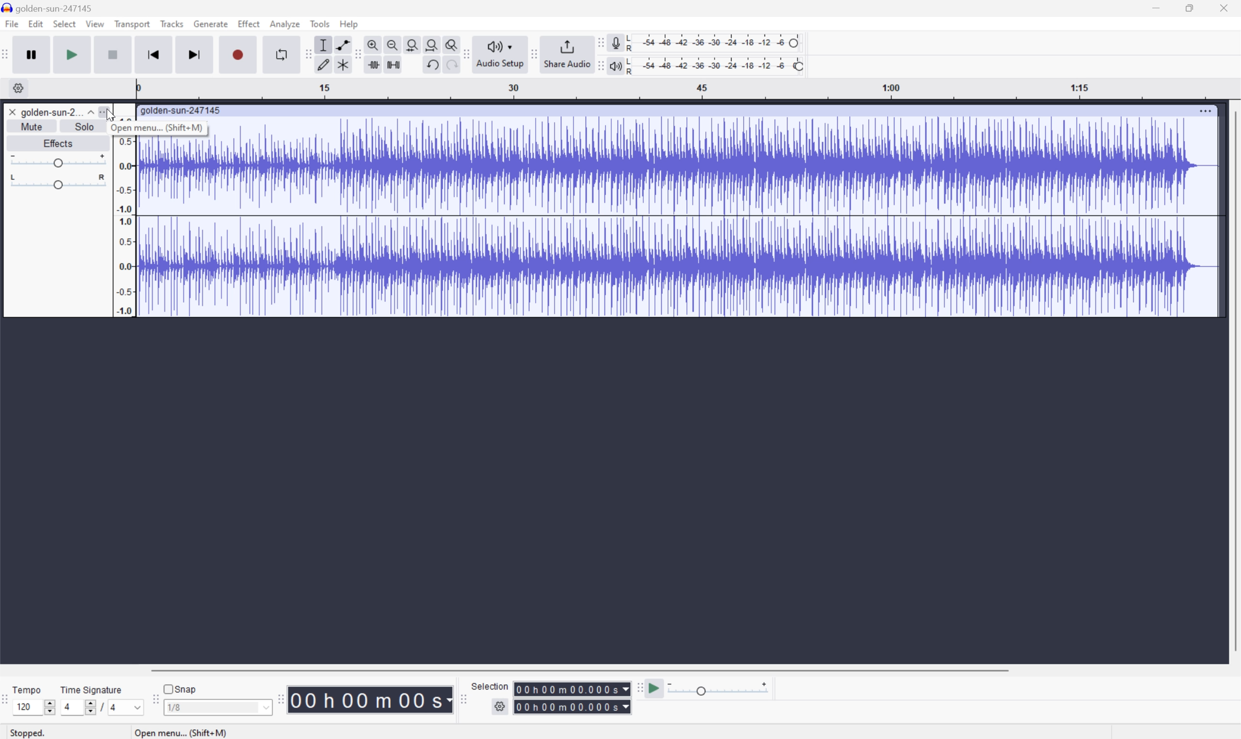 The image size is (1241, 739). I want to click on Skip to start, so click(155, 54).